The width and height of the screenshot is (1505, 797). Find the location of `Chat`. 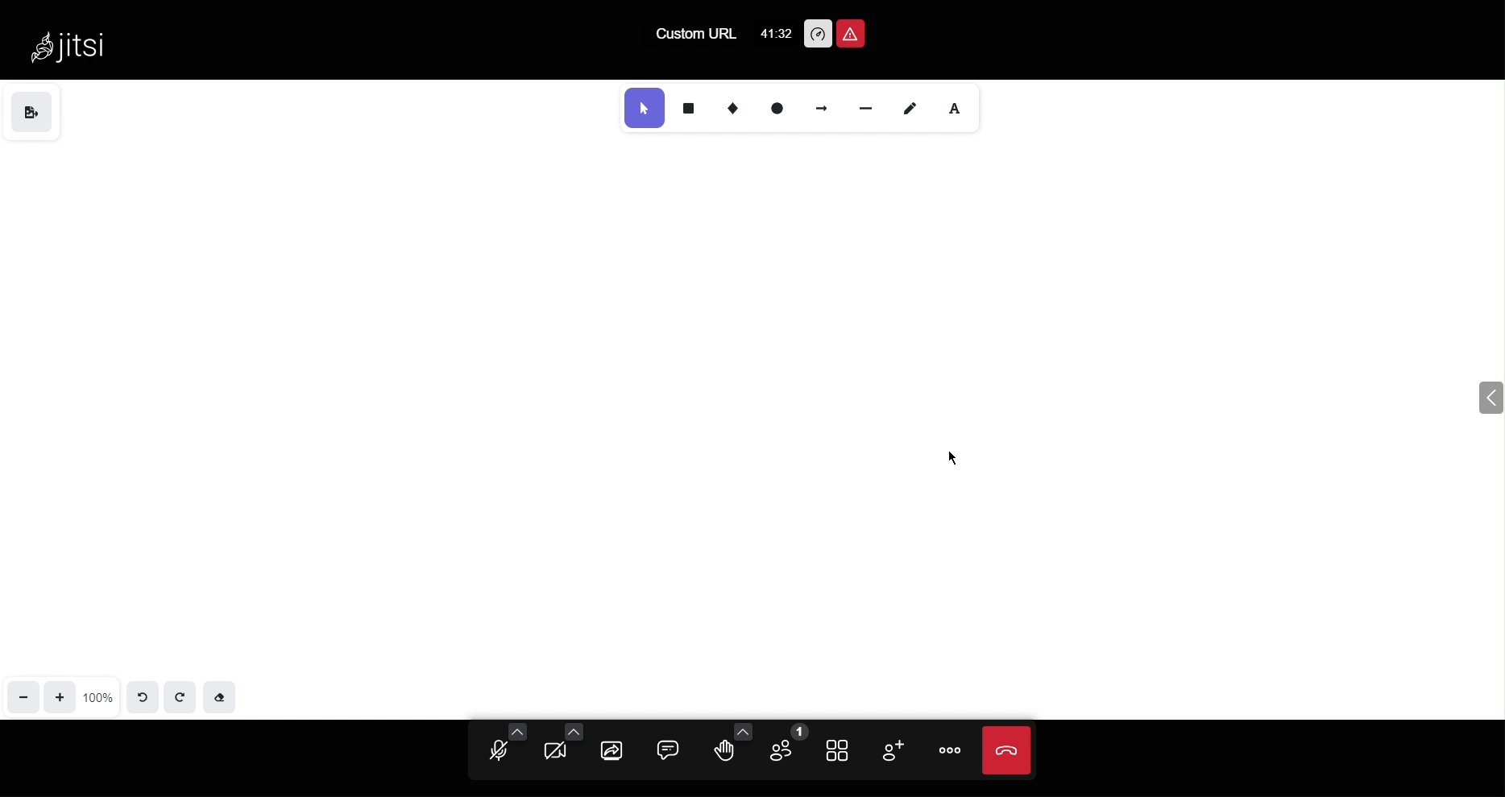

Chat is located at coordinates (670, 748).